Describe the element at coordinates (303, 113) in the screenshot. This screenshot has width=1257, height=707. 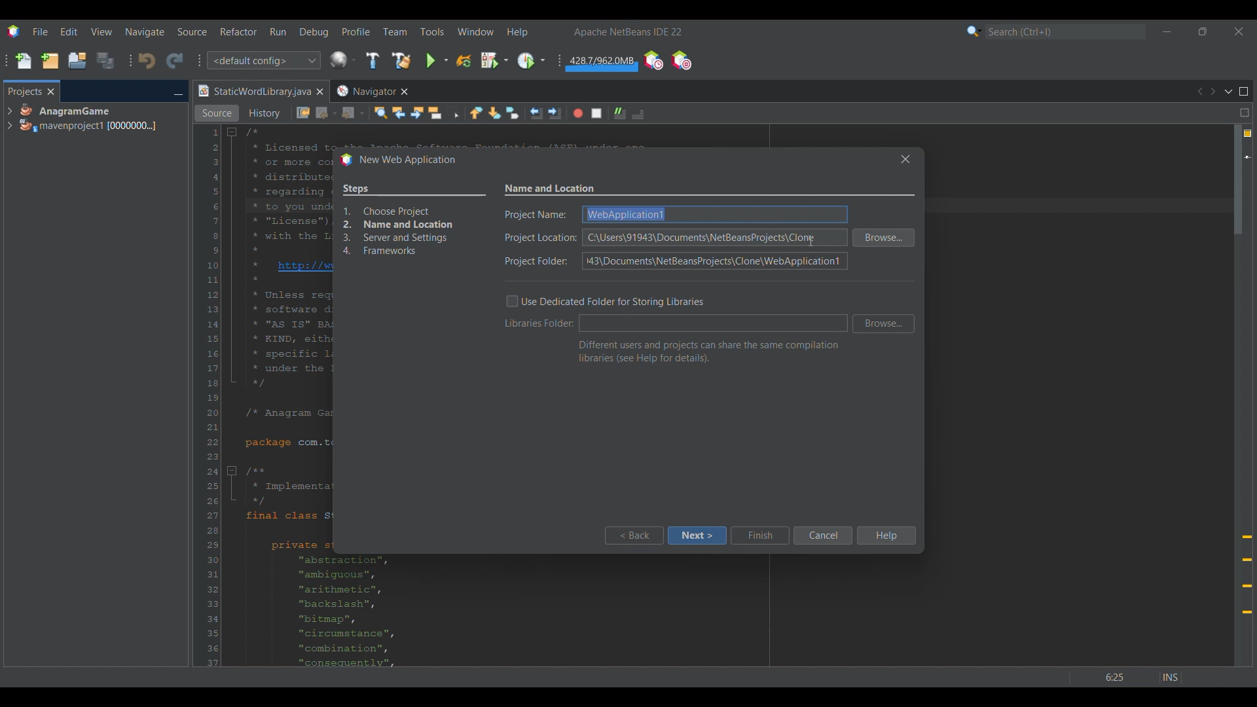
I see `Last edit` at that location.